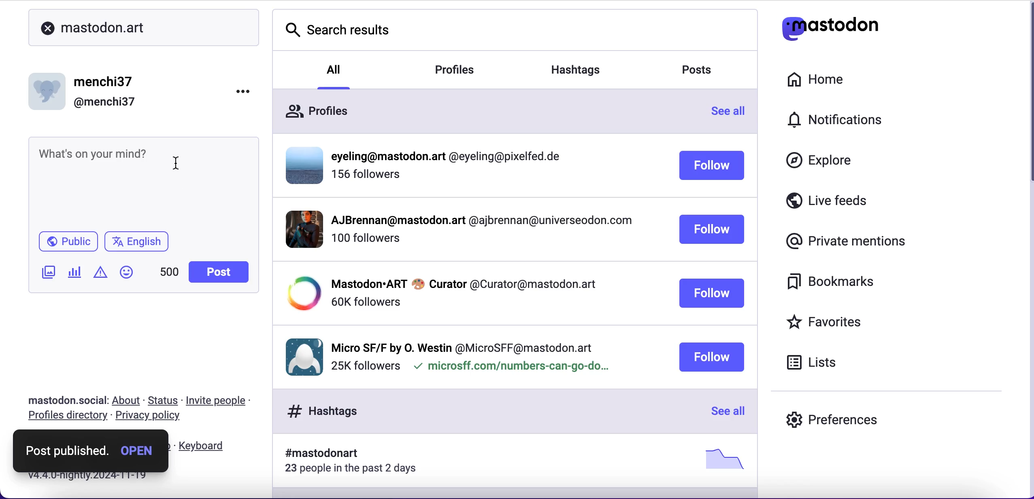 Image resolution: width=1034 pixels, height=499 pixels. What do you see at coordinates (83, 476) in the screenshot?
I see `v4.4. 0-nightly.2024-11-19` at bounding box center [83, 476].